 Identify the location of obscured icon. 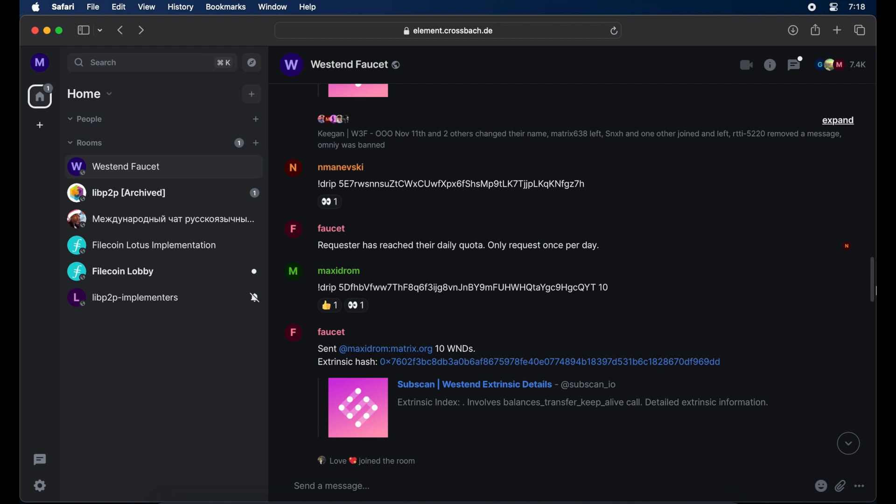
(359, 91).